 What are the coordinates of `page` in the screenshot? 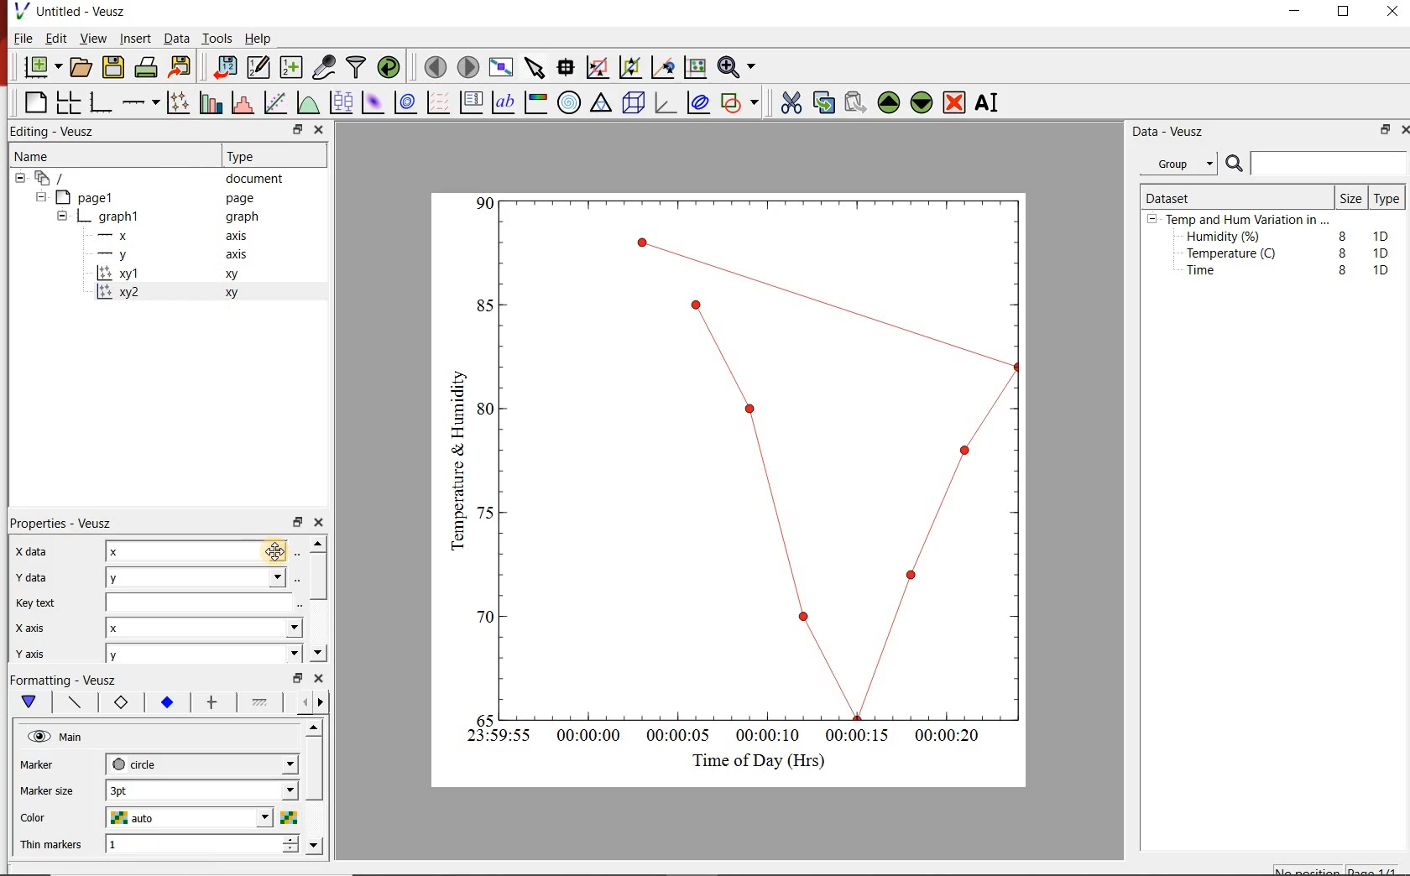 It's located at (243, 199).